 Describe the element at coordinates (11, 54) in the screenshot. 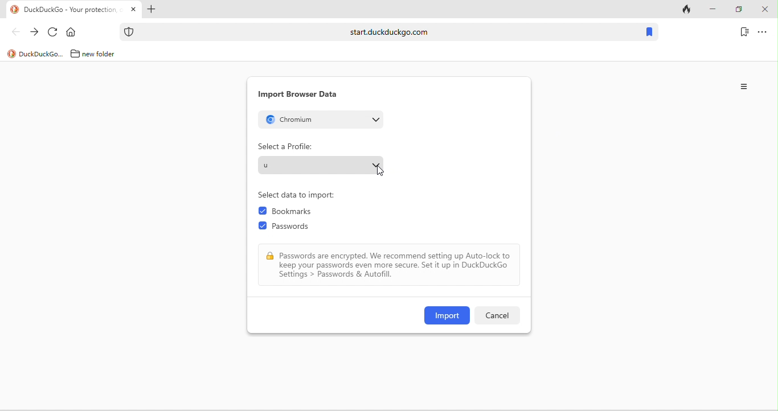

I see `icon` at that location.